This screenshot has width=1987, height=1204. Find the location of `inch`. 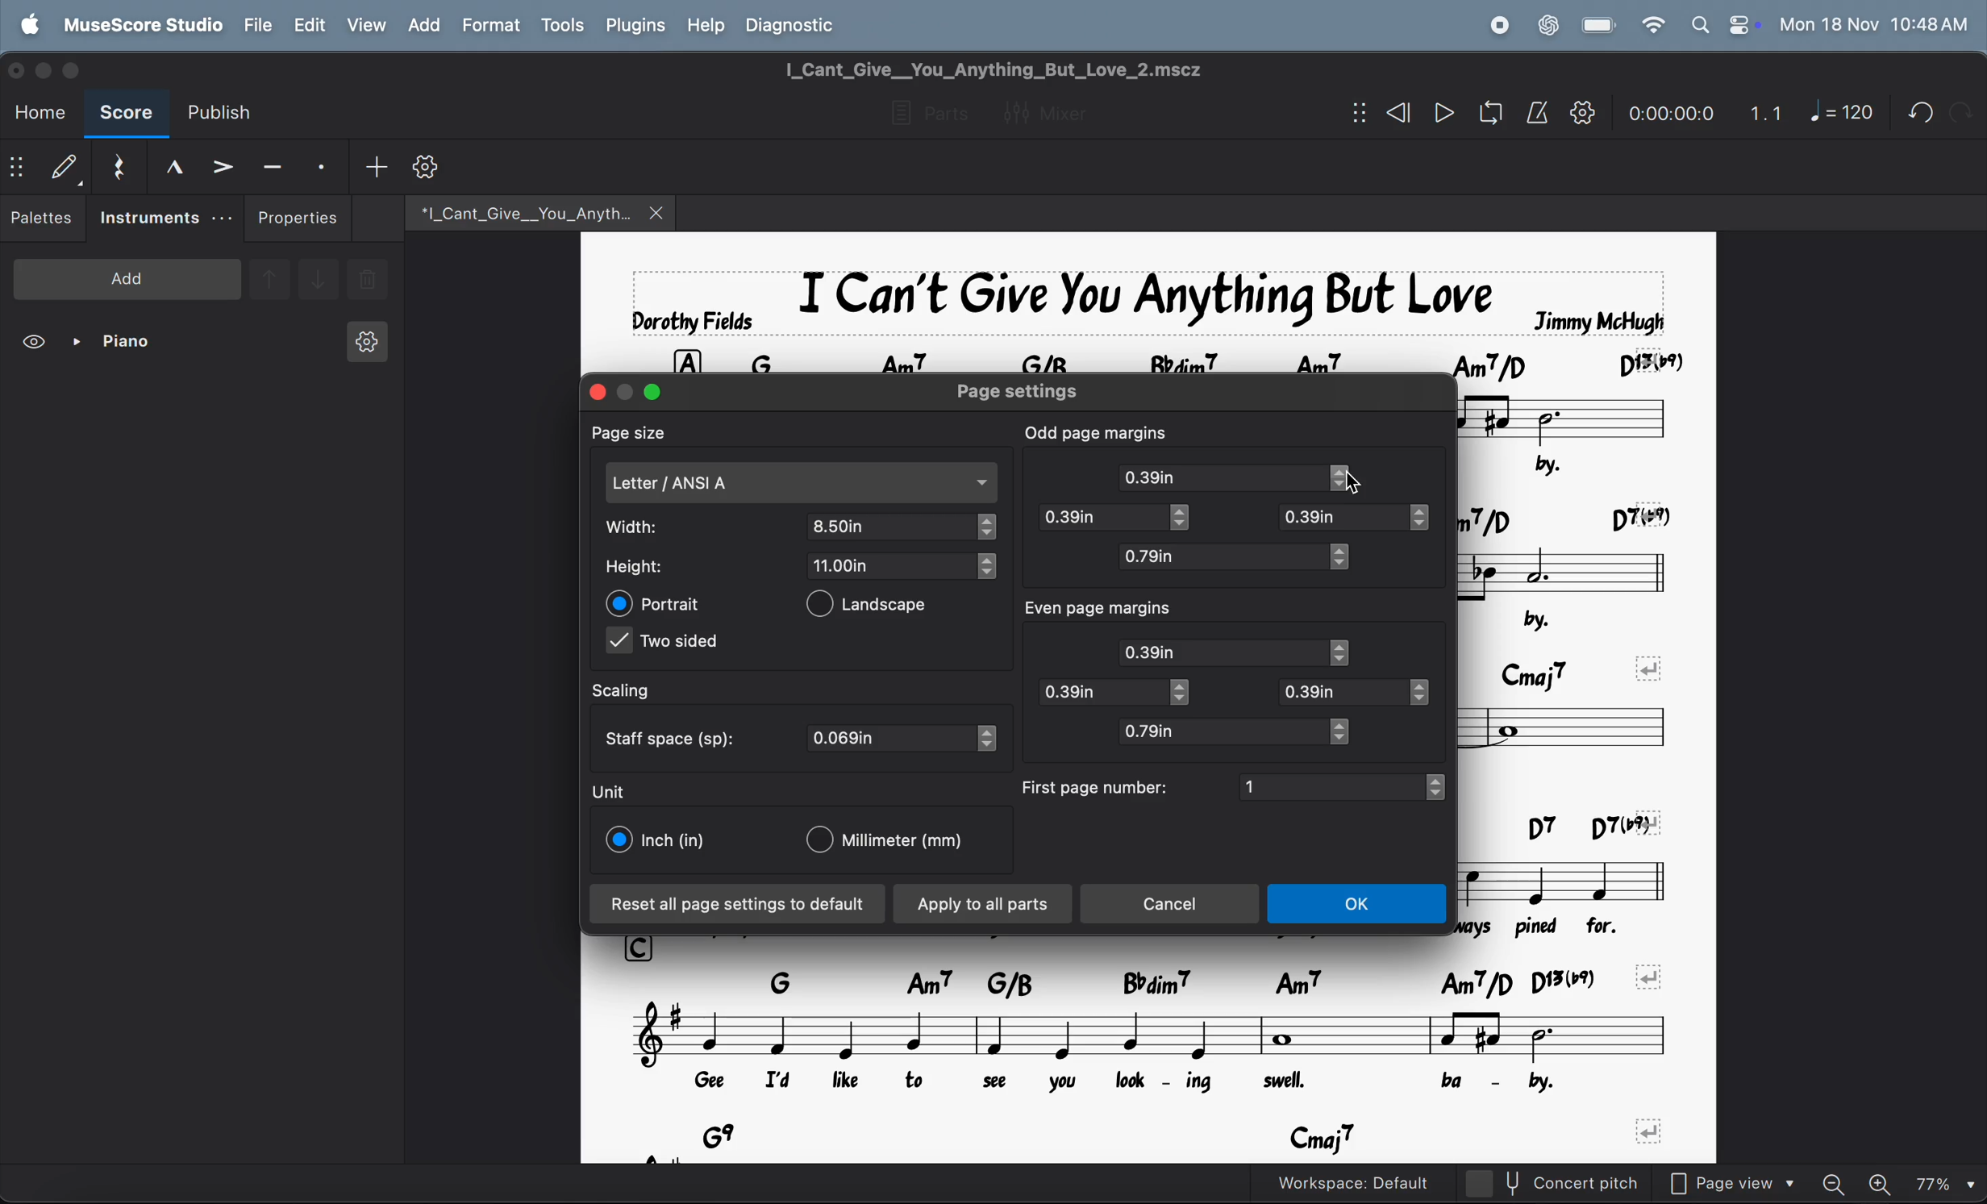

inch is located at coordinates (659, 840).